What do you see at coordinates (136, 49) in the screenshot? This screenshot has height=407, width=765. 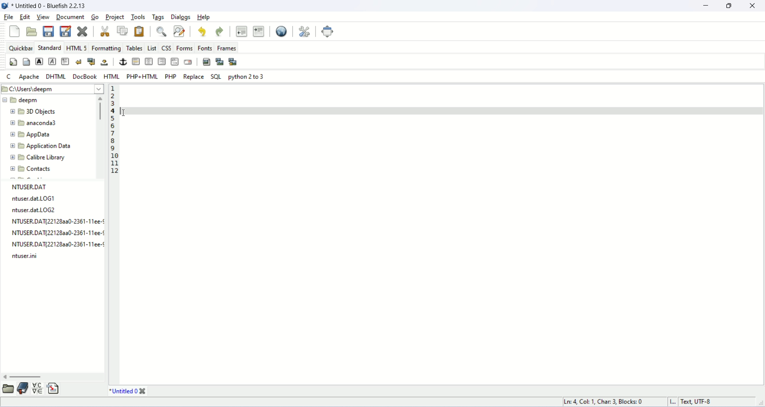 I see `tables` at bounding box center [136, 49].